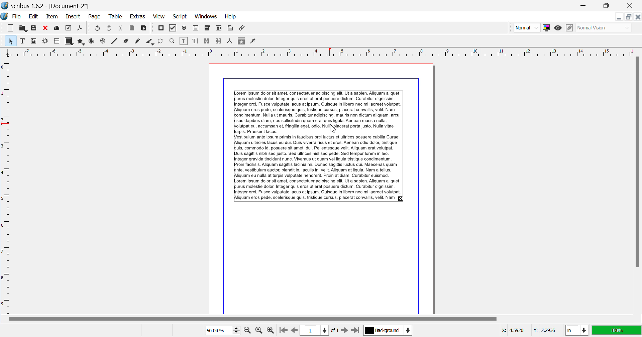  What do you see at coordinates (74, 17) in the screenshot?
I see `Insert` at bounding box center [74, 17].